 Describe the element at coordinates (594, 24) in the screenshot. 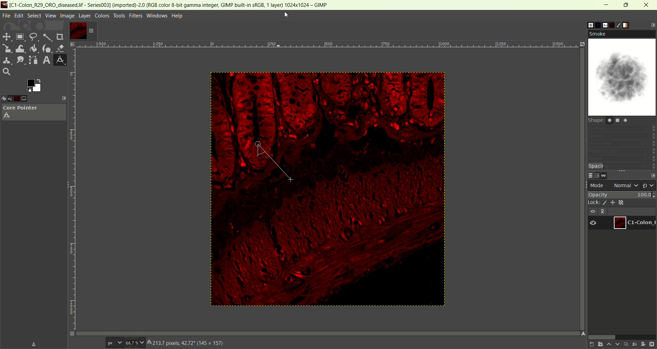

I see `pattern` at that location.